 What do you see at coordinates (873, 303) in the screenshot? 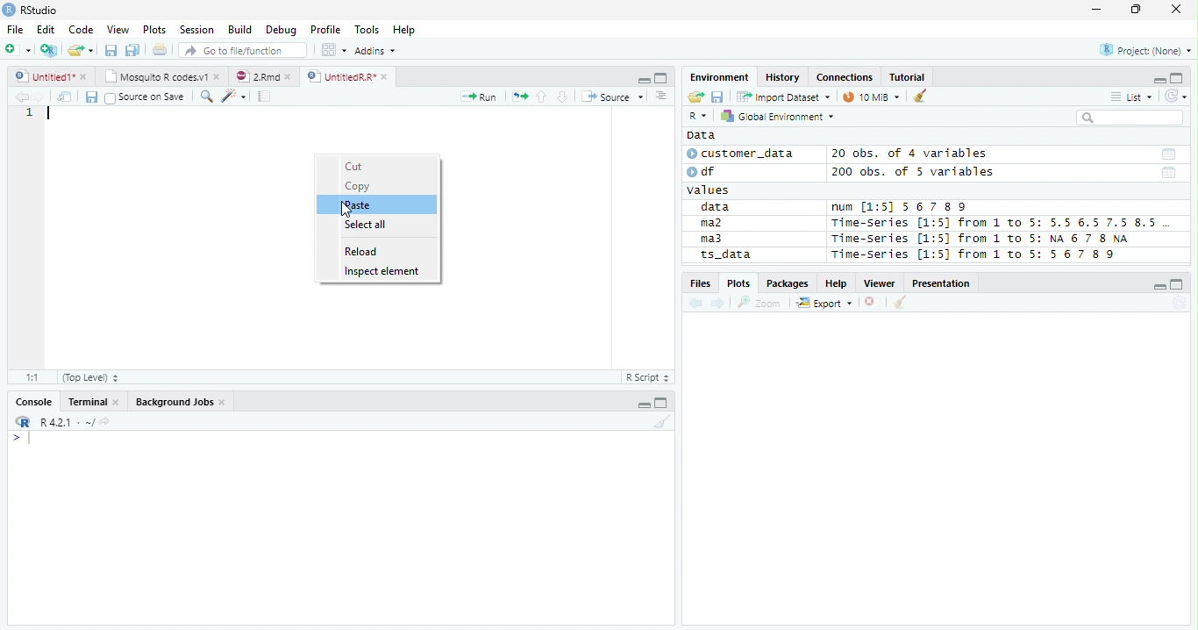
I see `Delete` at bounding box center [873, 303].